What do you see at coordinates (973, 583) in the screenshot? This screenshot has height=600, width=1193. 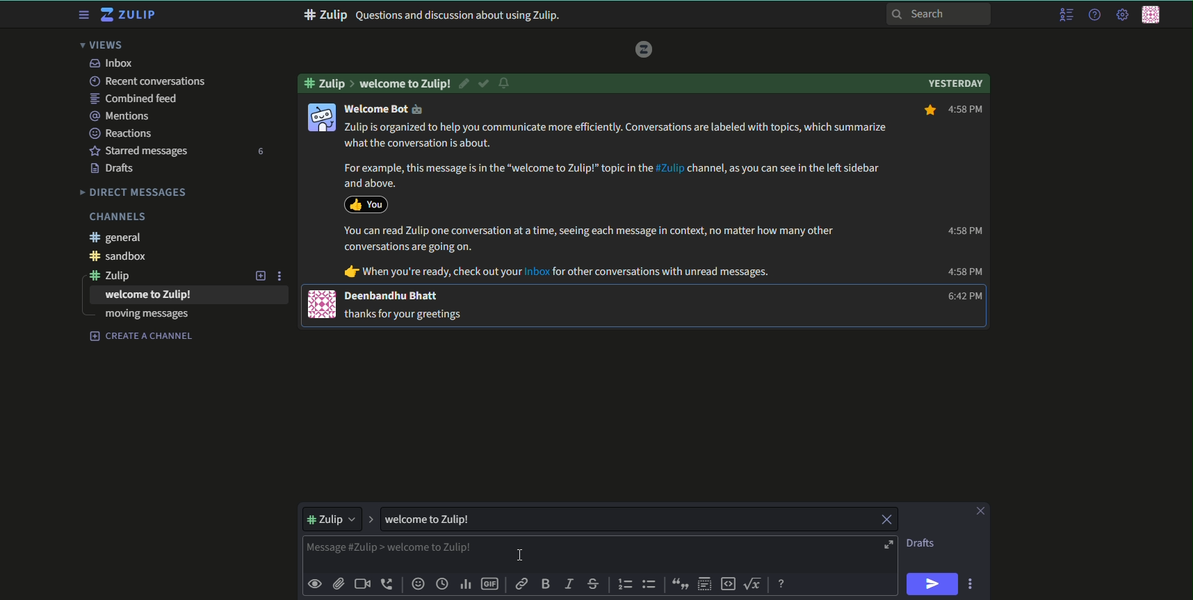 I see `options` at bounding box center [973, 583].